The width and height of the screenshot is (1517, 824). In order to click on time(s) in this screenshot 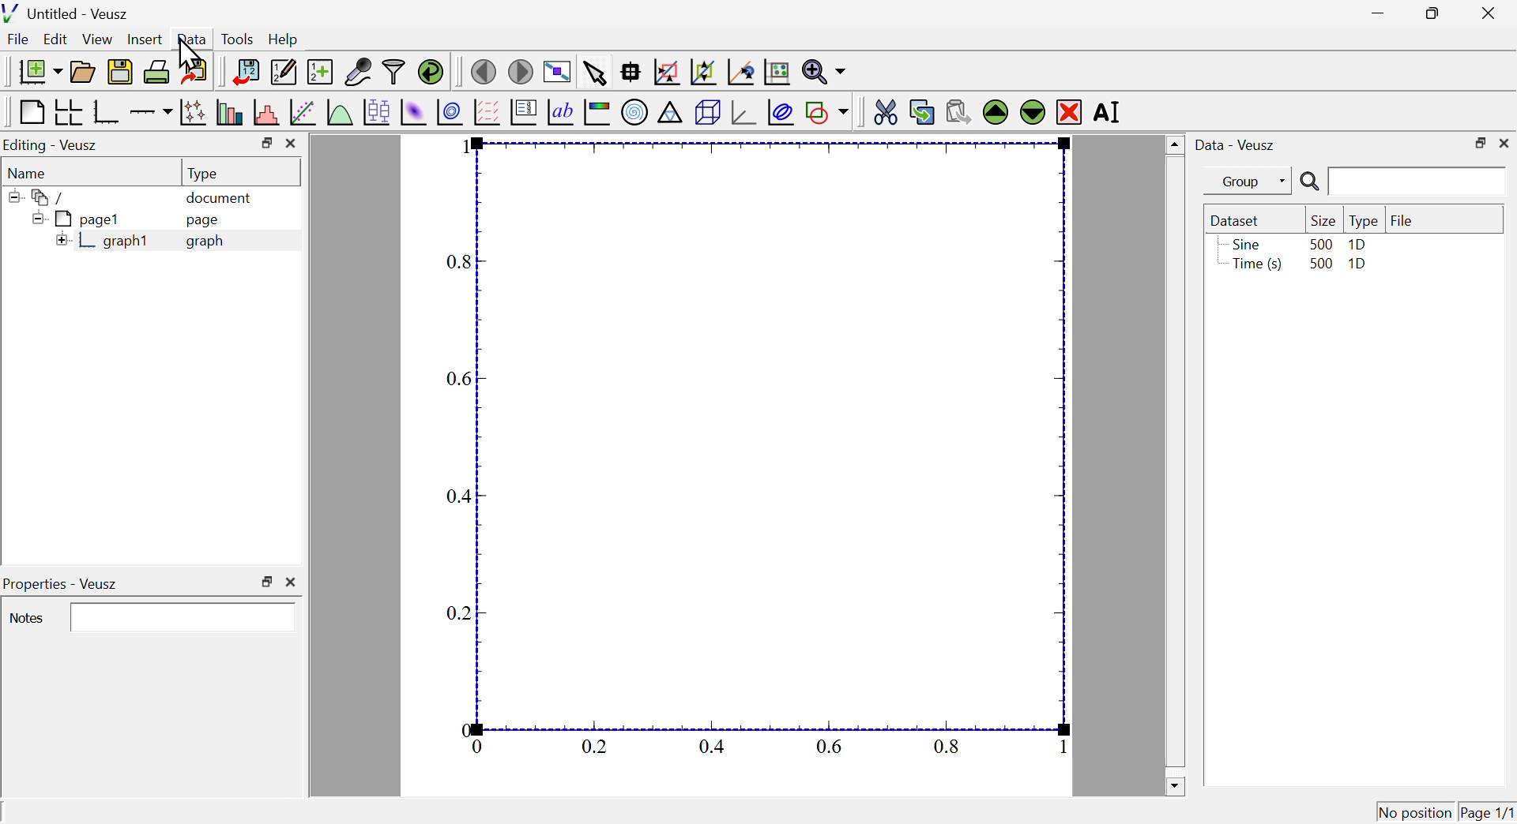, I will do `click(1254, 265)`.